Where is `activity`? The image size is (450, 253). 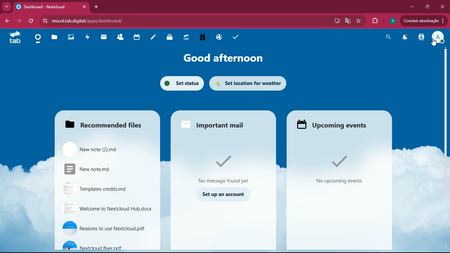 activity is located at coordinates (88, 37).